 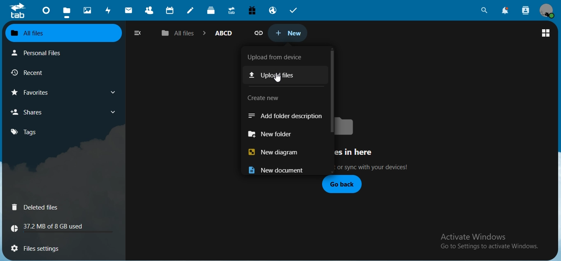 I want to click on xt, so click(x=277, y=56).